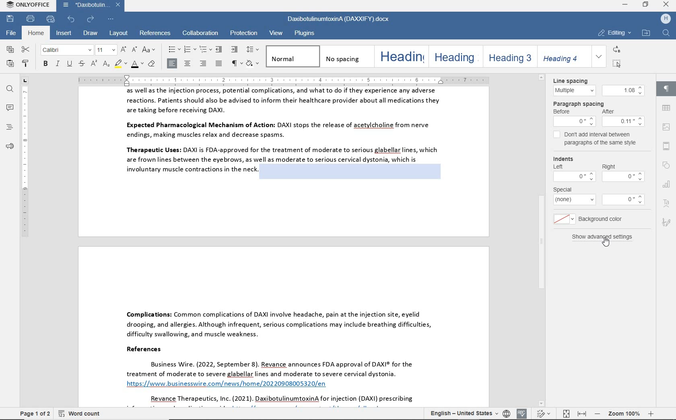 The height and width of the screenshot is (420, 676). What do you see at coordinates (156, 33) in the screenshot?
I see `references` at bounding box center [156, 33].